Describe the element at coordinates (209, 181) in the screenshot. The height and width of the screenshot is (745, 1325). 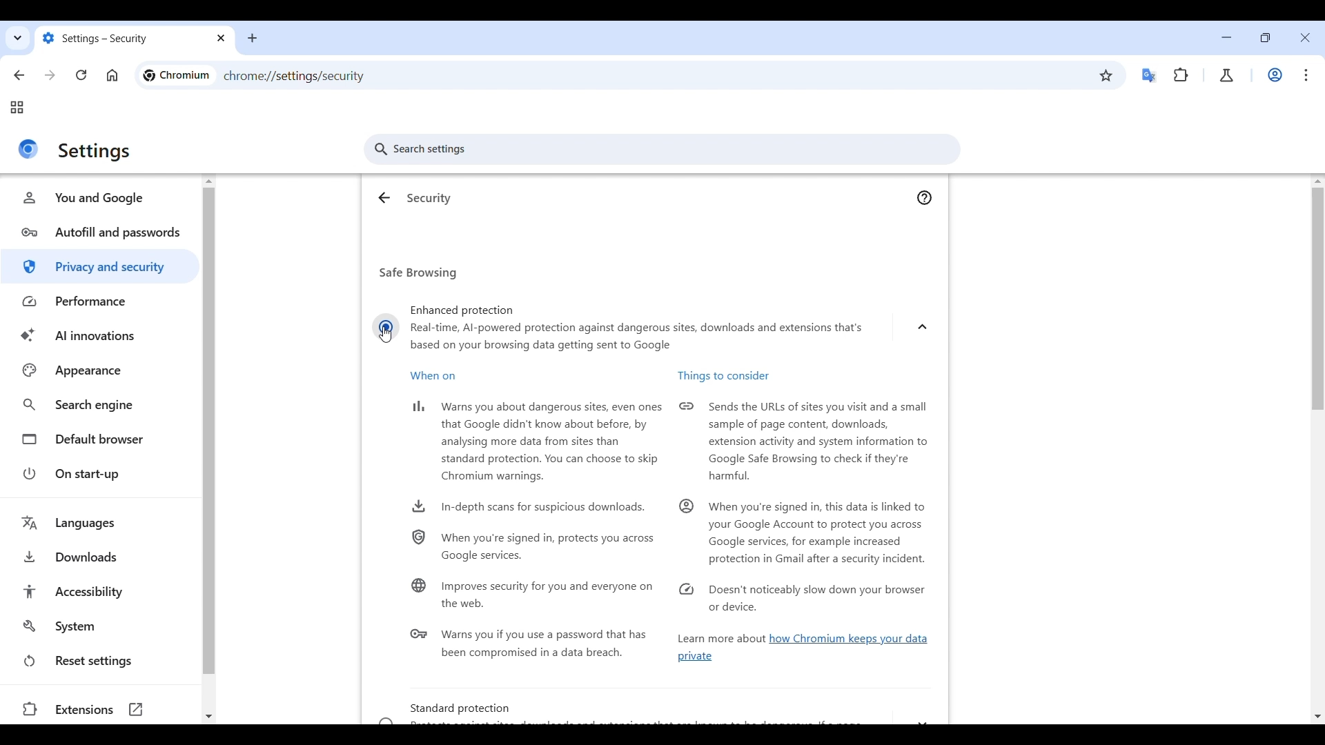
I see `Quick slide to the top` at that location.